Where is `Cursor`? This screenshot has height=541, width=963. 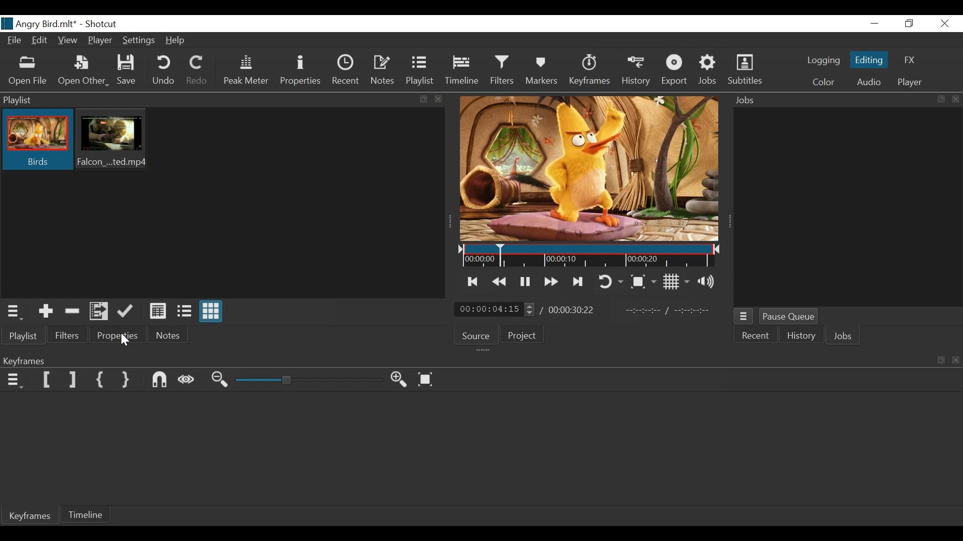
Cursor is located at coordinates (125, 339).